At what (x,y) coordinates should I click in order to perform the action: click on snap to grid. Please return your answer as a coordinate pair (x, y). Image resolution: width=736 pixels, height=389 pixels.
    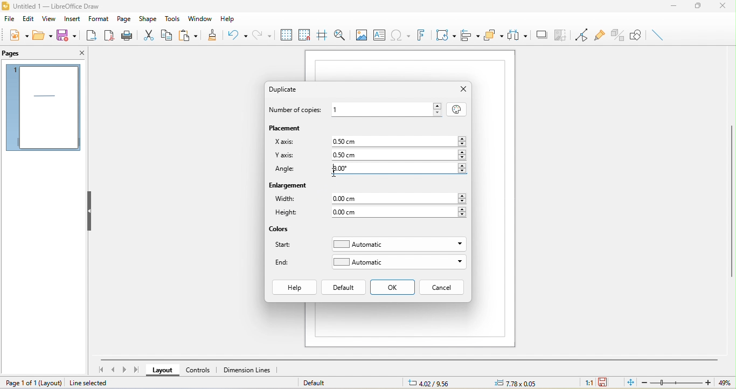
    Looking at the image, I should click on (304, 33).